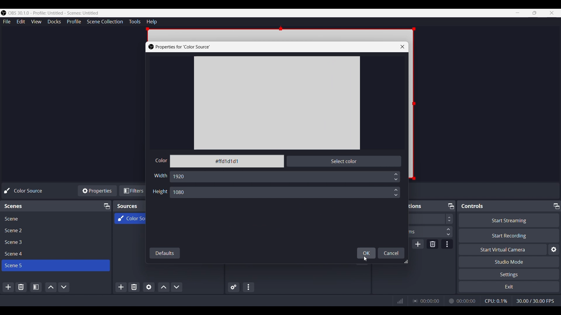  I want to click on Start Virtual Camera, so click(501, 249).